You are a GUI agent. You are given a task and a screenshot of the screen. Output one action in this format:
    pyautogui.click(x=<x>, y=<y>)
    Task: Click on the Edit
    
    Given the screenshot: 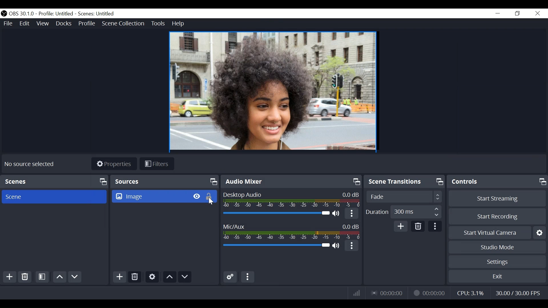 What is the action you would take?
    pyautogui.click(x=26, y=23)
    